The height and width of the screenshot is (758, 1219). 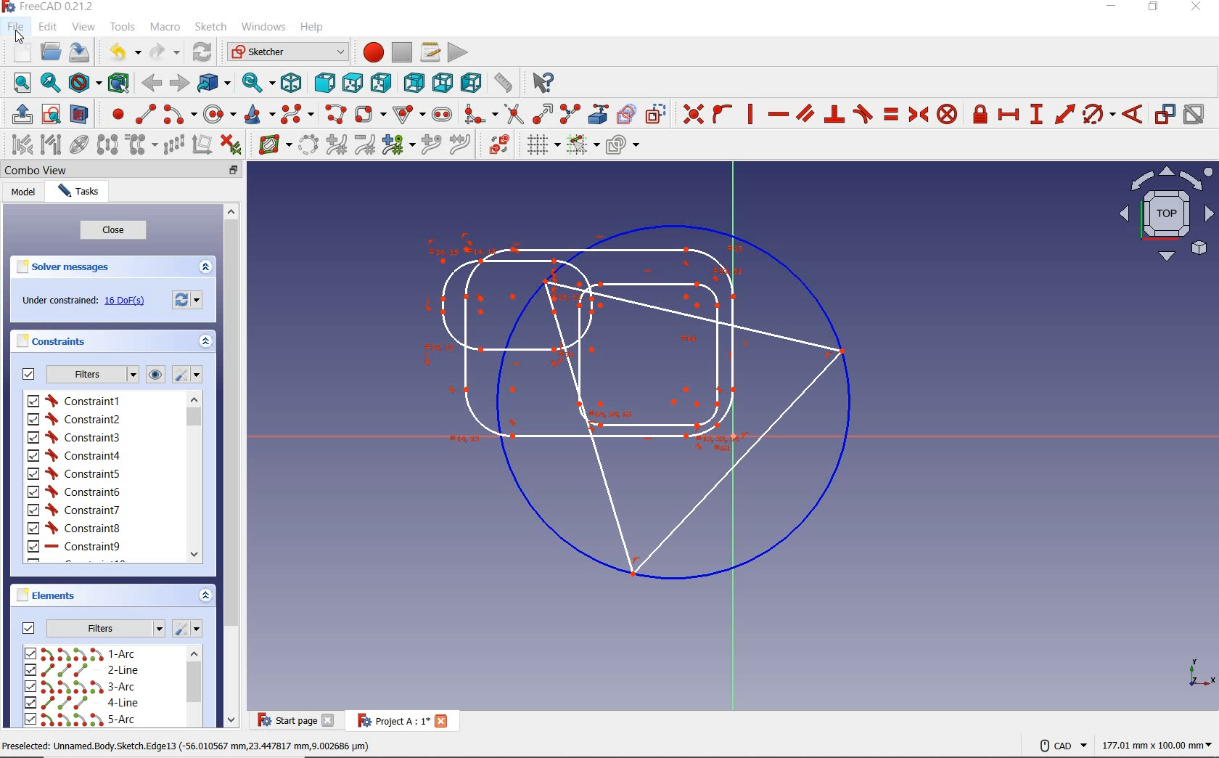 What do you see at coordinates (835, 114) in the screenshot?
I see `constrain perpendicular` at bounding box center [835, 114].